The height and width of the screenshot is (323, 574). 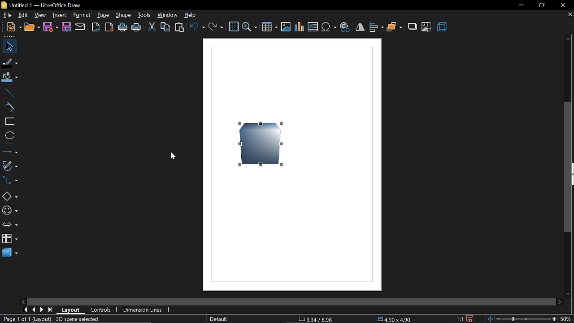 I want to click on scaling factor, so click(x=459, y=319).